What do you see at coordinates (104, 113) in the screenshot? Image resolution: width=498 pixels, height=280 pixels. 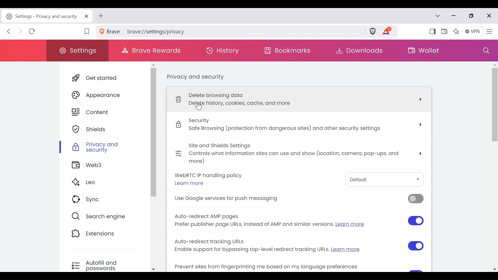 I see `Content` at bounding box center [104, 113].